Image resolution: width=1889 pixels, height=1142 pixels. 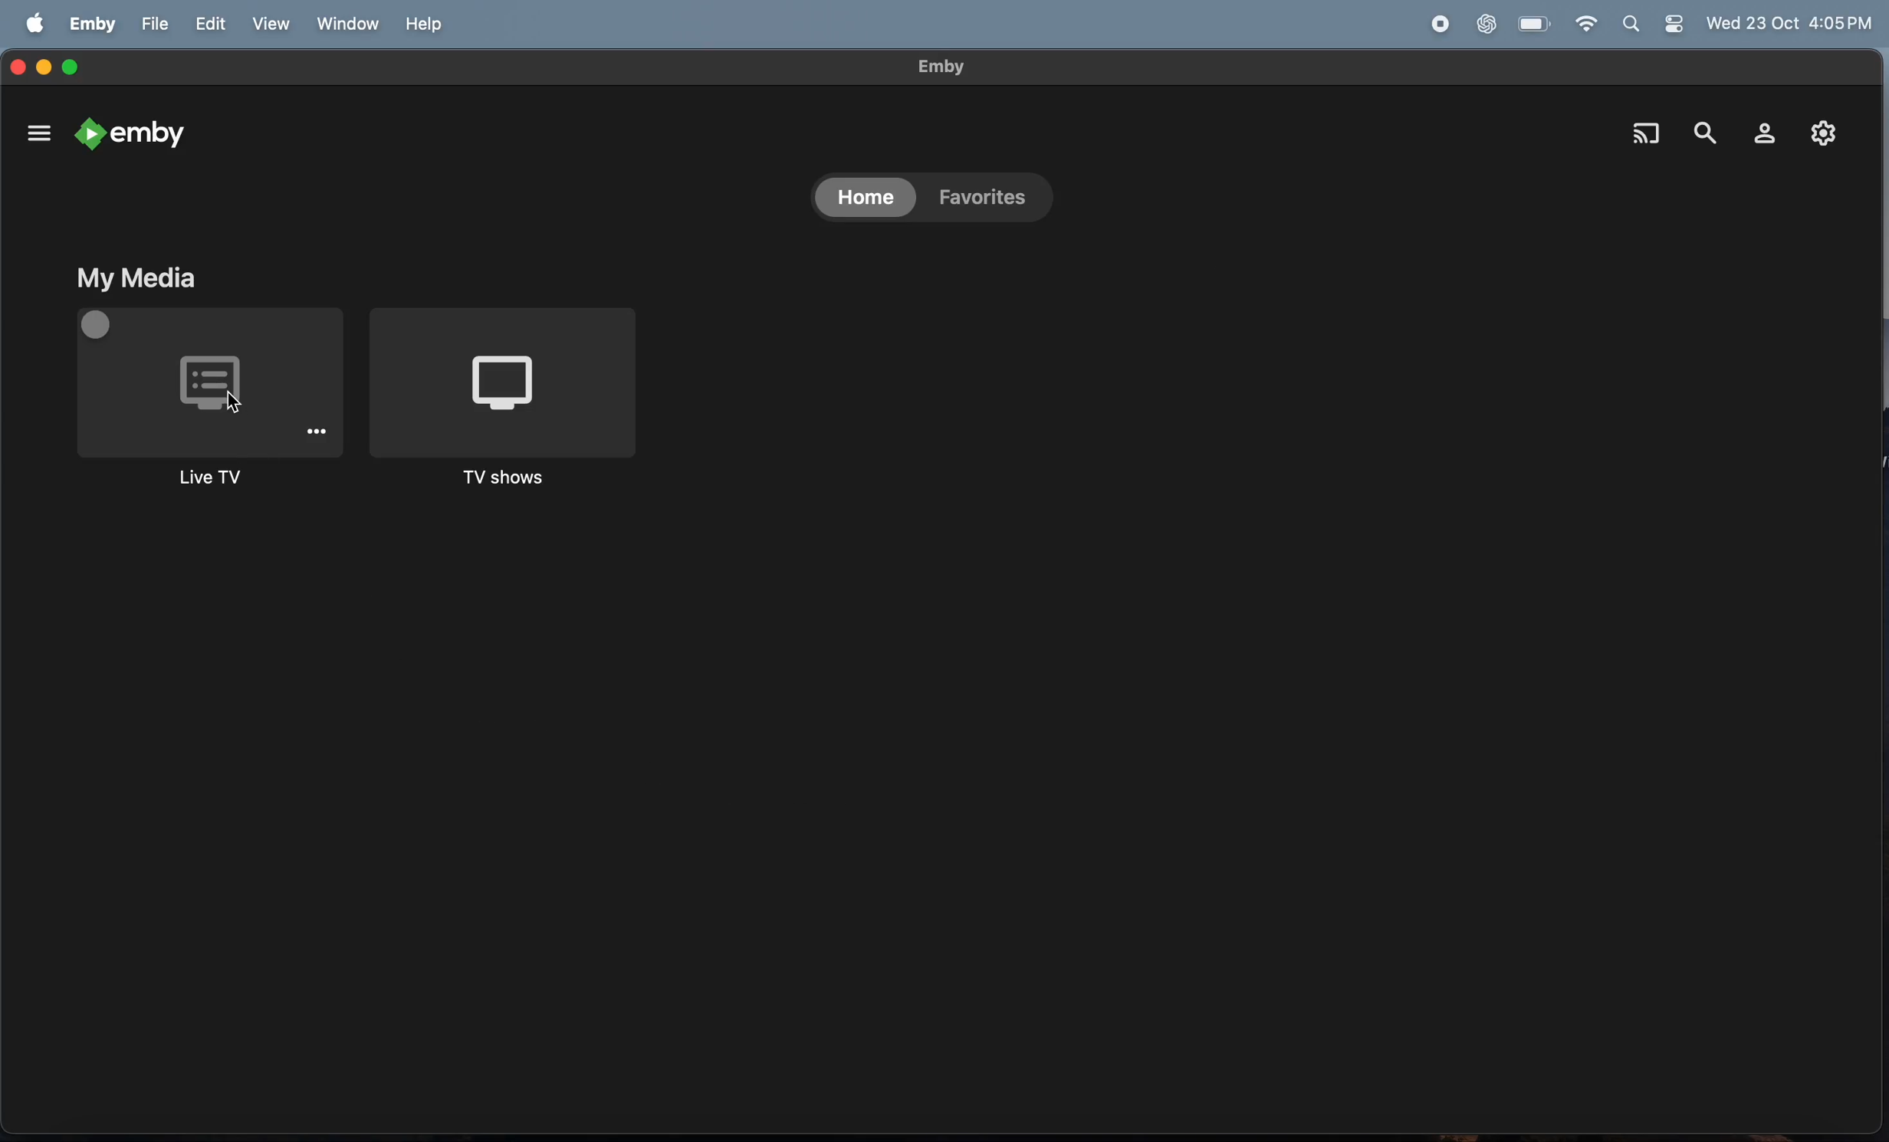 What do you see at coordinates (928, 67) in the screenshot?
I see `emby` at bounding box center [928, 67].